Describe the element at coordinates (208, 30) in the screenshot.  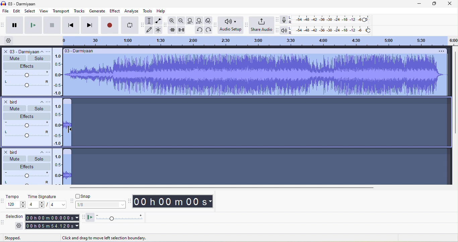
I see `redo` at that location.